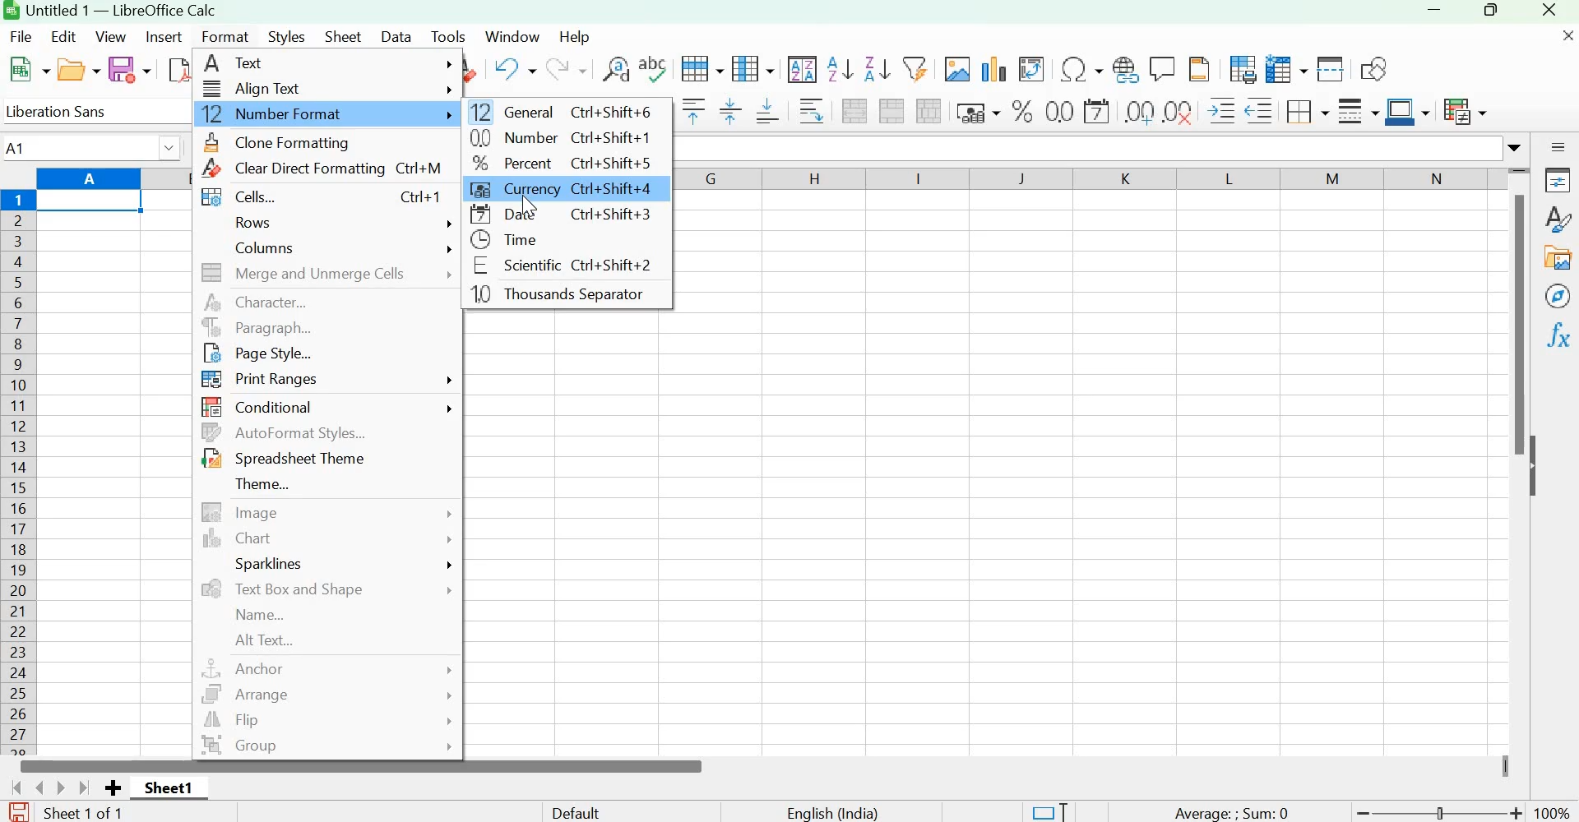 The height and width of the screenshot is (822, 1579). What do you see at coordinates (448, 36) in the screenshot?
I see `Tools` at bounding box center [448, 36].